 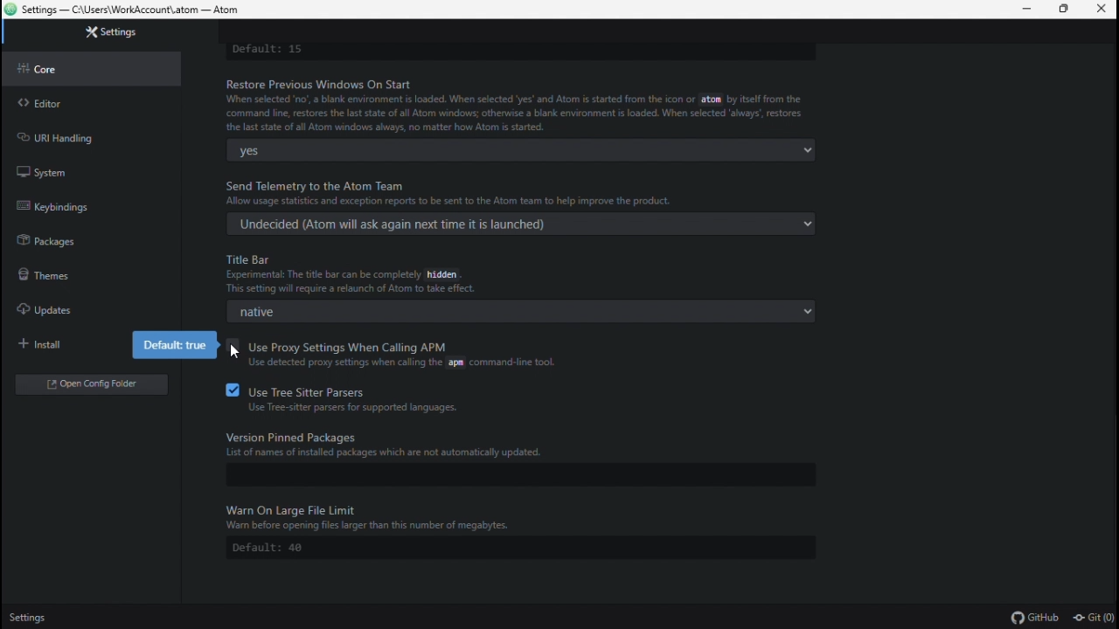 I want to click on checkbox, so click(x=229, y=390).